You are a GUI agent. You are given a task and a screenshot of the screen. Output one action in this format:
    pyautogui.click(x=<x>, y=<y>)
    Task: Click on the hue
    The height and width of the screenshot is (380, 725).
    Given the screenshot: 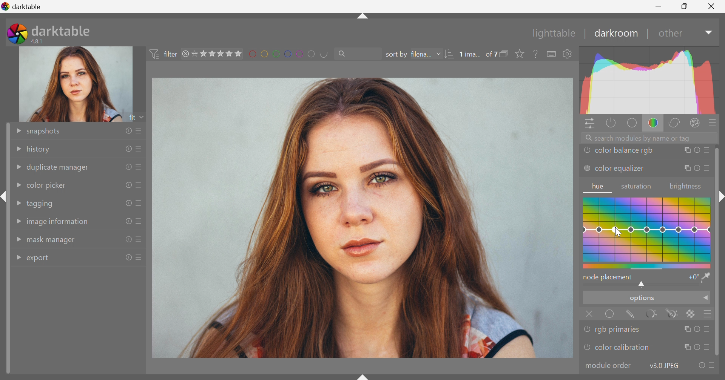 What is the action you would take?
    pyautogui.click(x=599, y=187)
    